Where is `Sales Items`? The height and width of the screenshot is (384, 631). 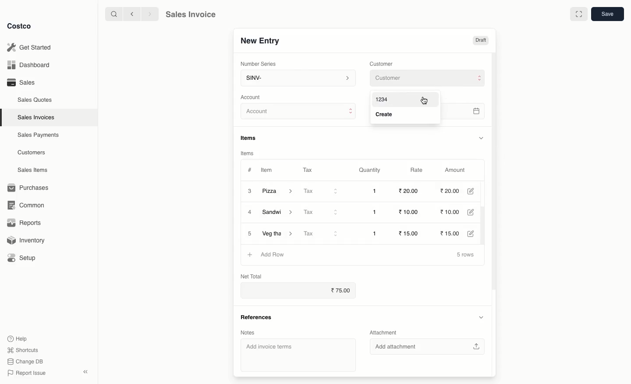
Sales Items is located at coordinates (35, 170).